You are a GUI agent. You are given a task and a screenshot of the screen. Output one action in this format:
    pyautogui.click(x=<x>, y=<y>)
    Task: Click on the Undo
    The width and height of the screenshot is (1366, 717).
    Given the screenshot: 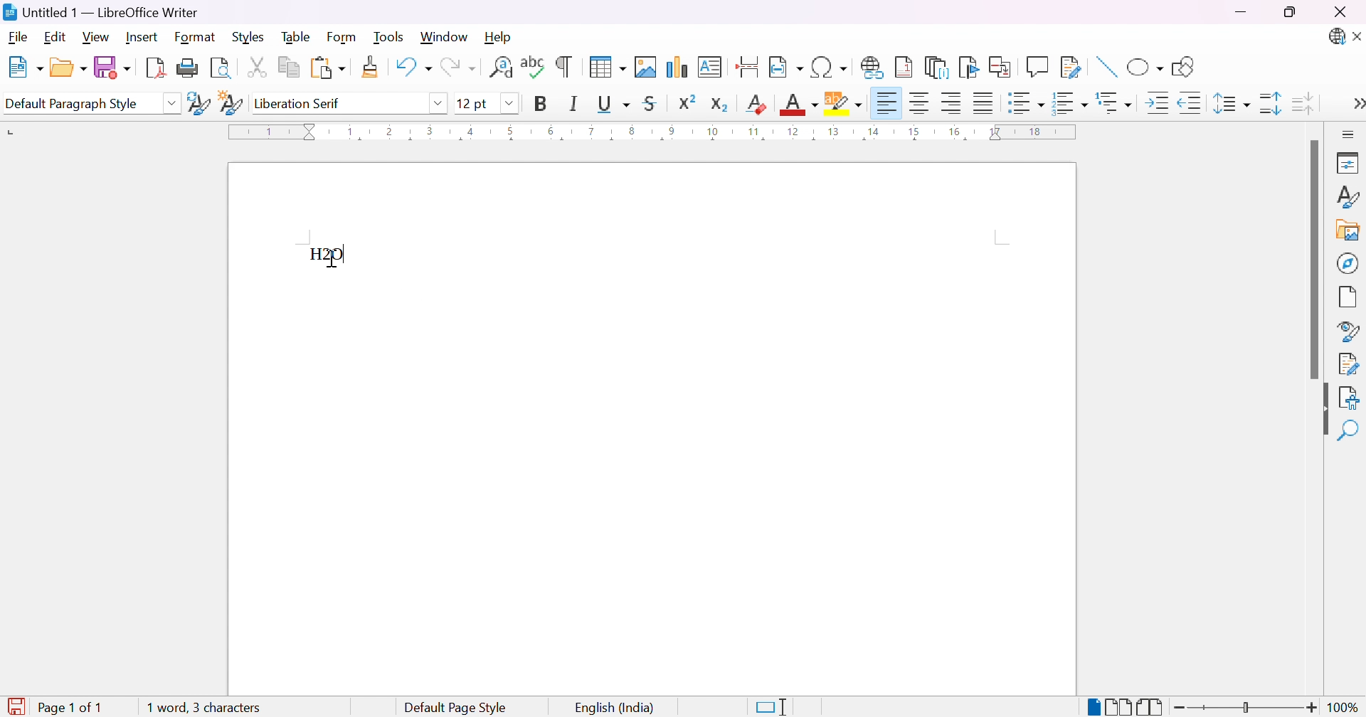 What is the action you would take?
    pyautogui.click(x=412, y=70)
    